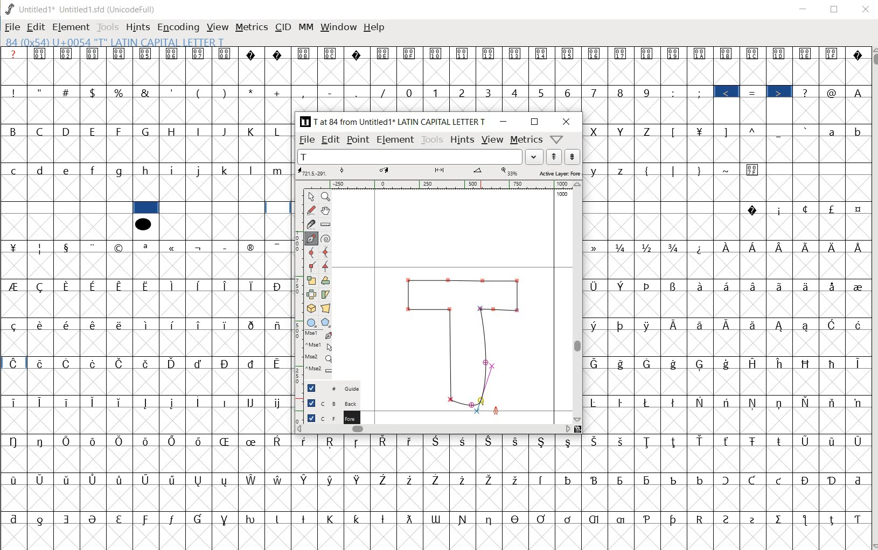  I want to click on metrics, so click(526, 141).